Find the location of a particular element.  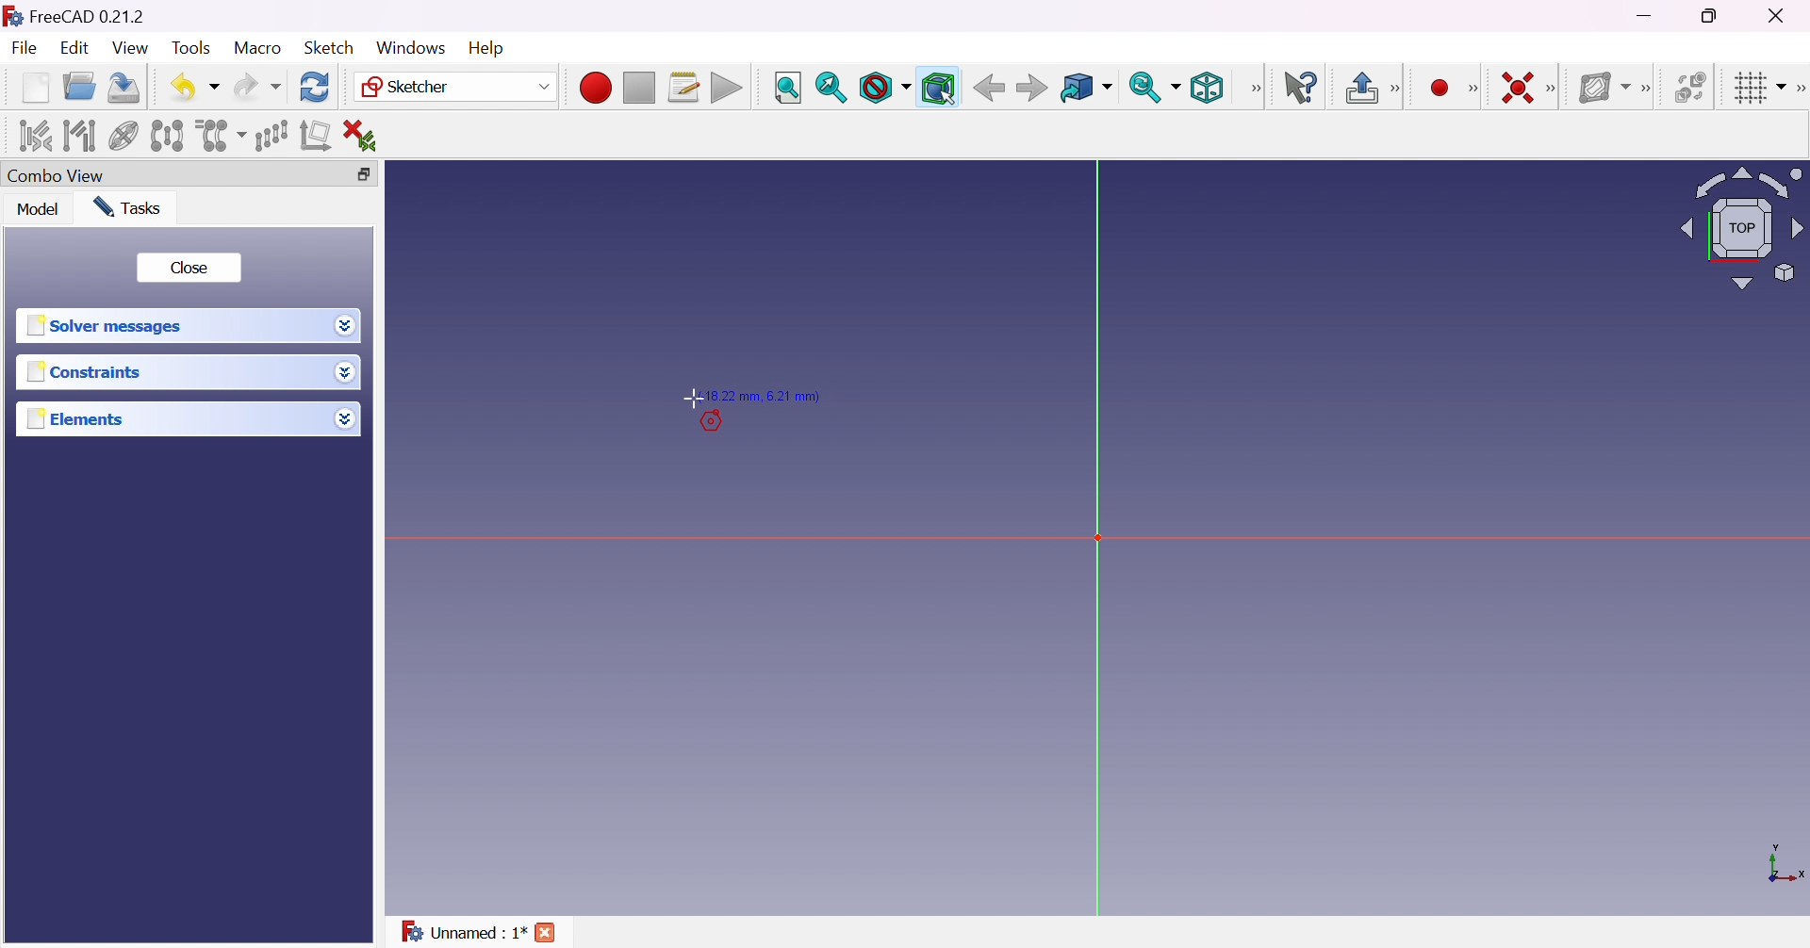

Select associated geometry is located at coordinates (79, 136).